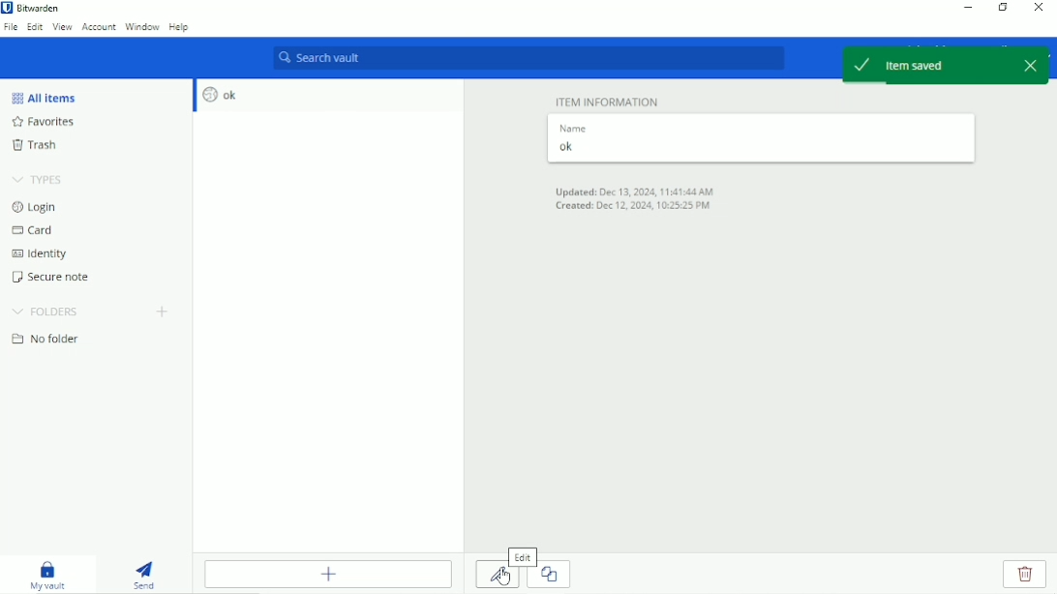 The height and width of the screenshot is (594, 1057). Describe the element at coordinates (142, 27) in the screenshot. I see `Window` at that location.